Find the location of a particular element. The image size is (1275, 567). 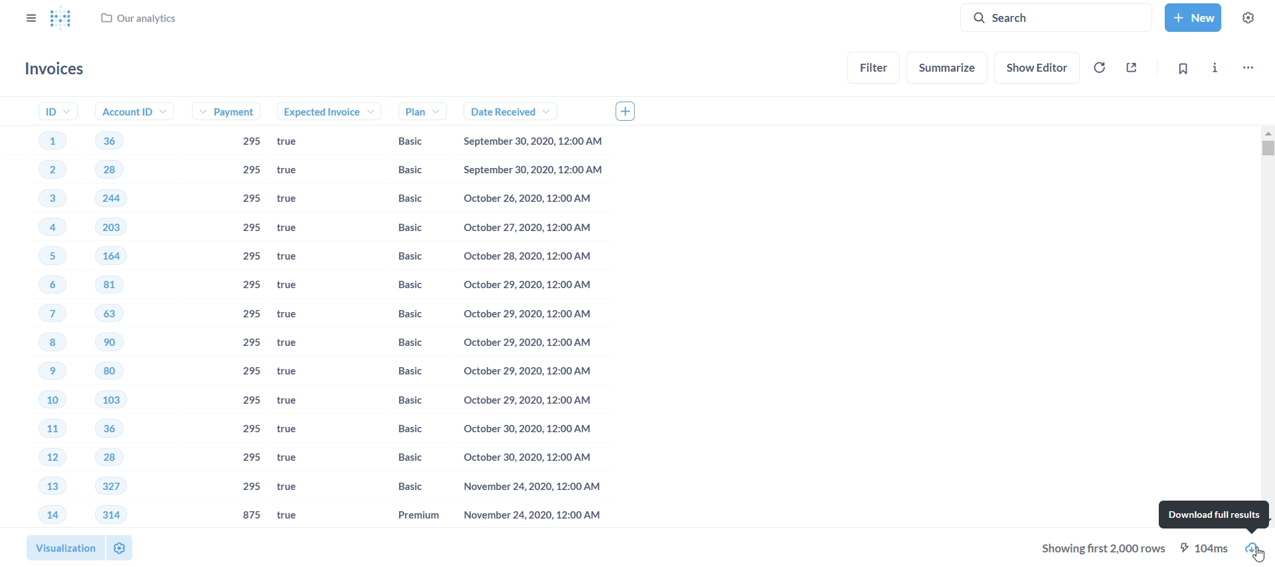

12 is located at coordinates (37, 457).